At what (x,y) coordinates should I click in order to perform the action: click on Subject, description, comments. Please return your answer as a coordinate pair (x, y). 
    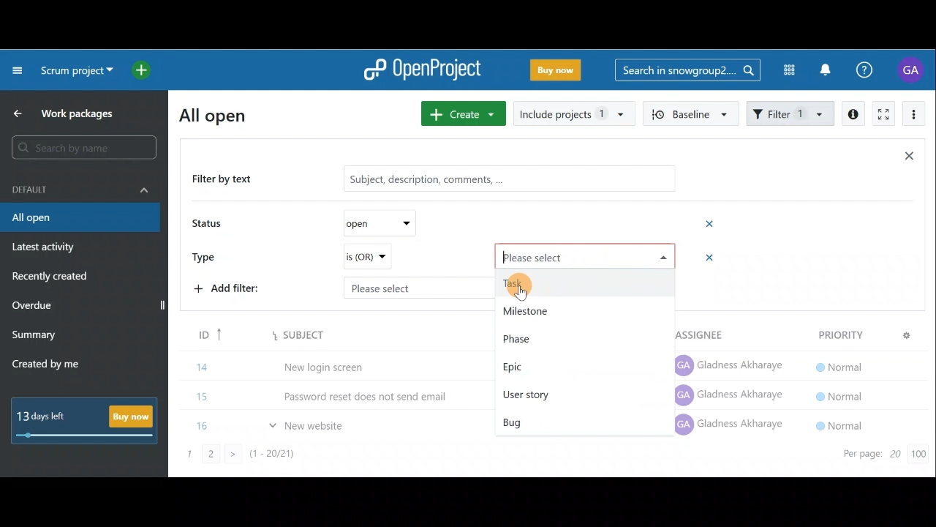
    Looking at the image, I should click on (503, 181).